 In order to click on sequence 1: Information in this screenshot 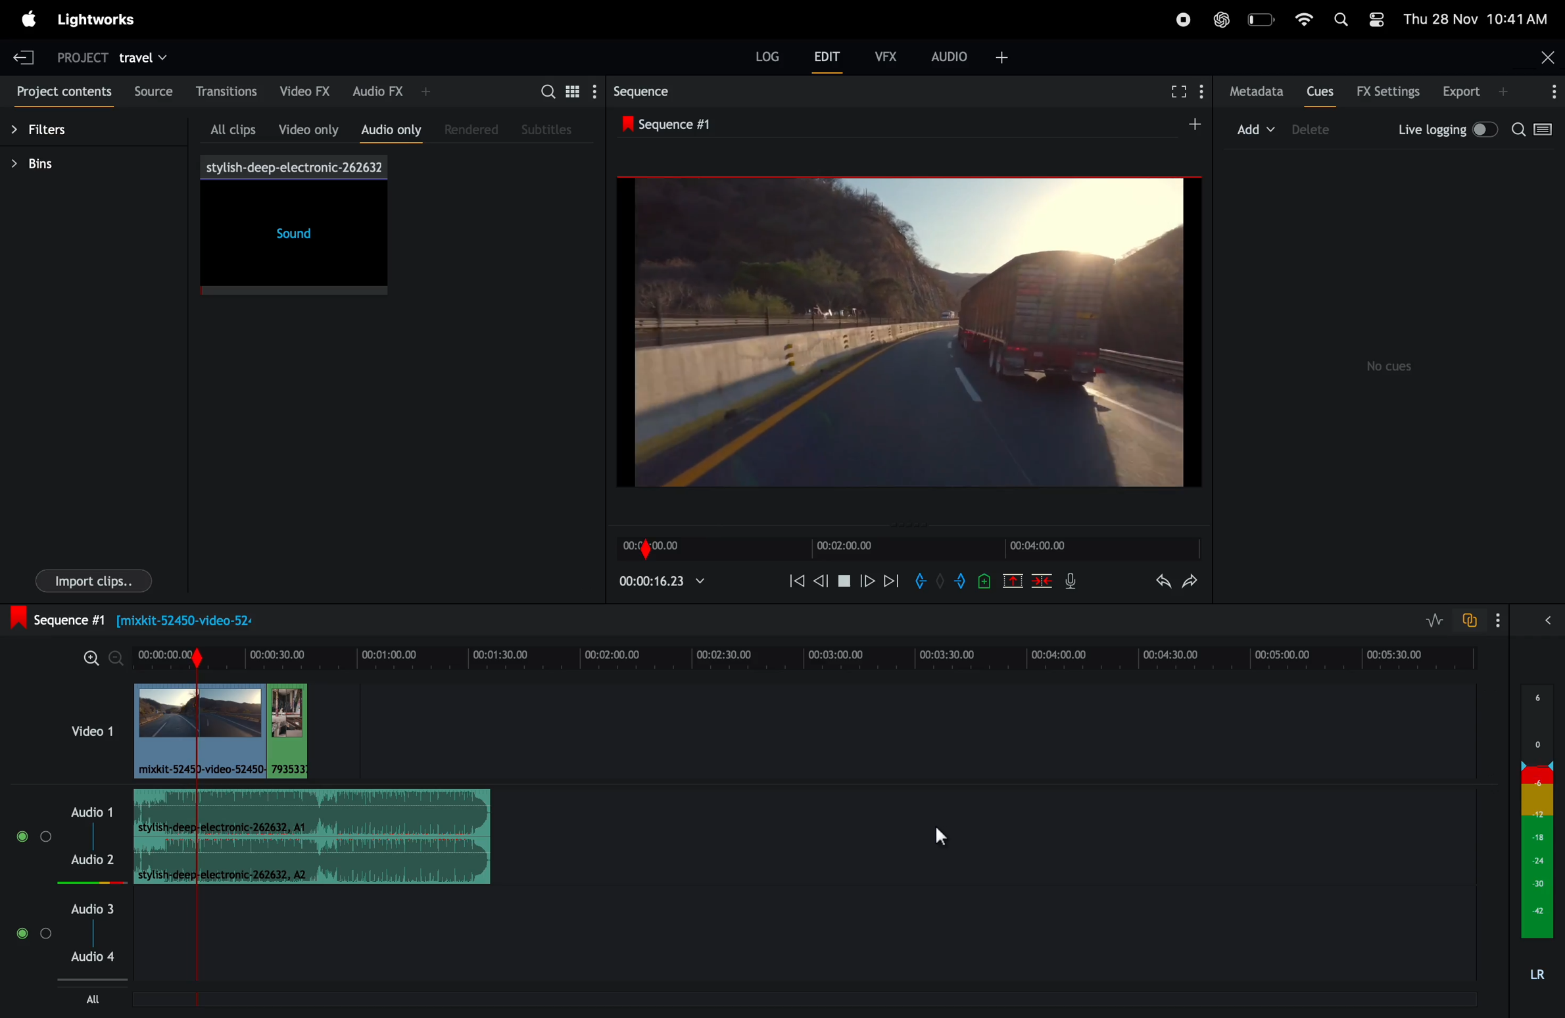, I will do `click(606, 618)`.